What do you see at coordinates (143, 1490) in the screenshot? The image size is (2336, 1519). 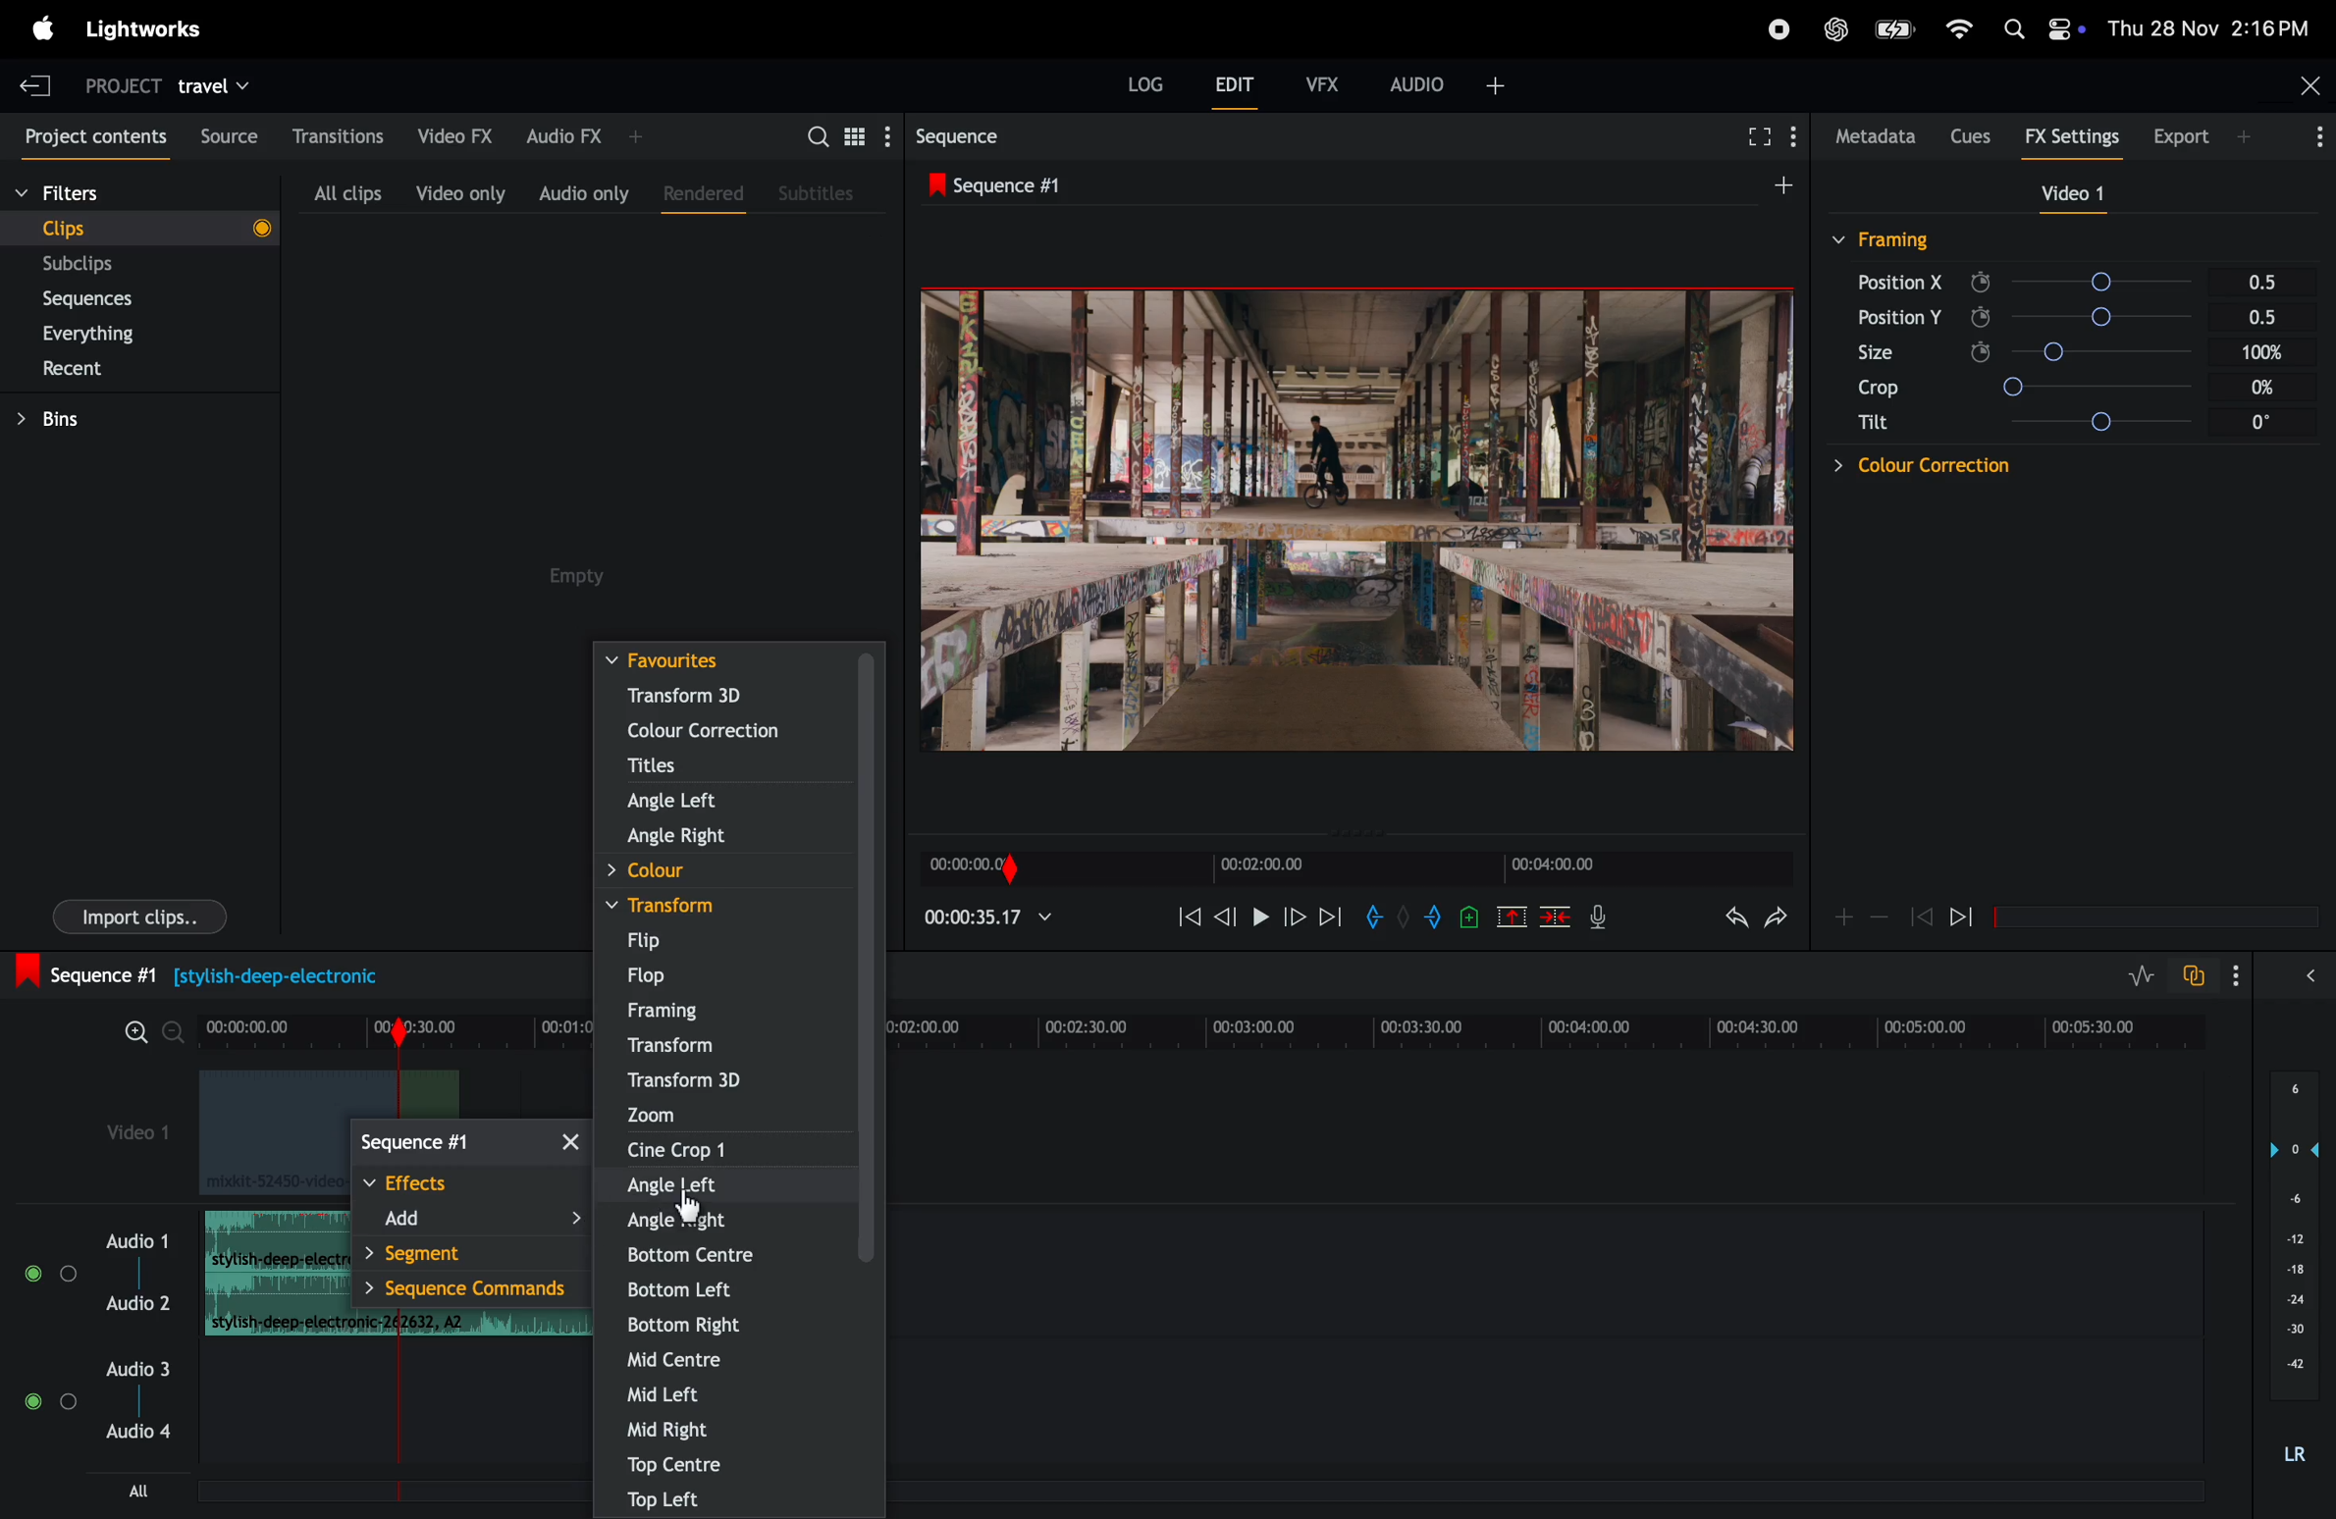 I see `all` at bounding box center [143, 1490].